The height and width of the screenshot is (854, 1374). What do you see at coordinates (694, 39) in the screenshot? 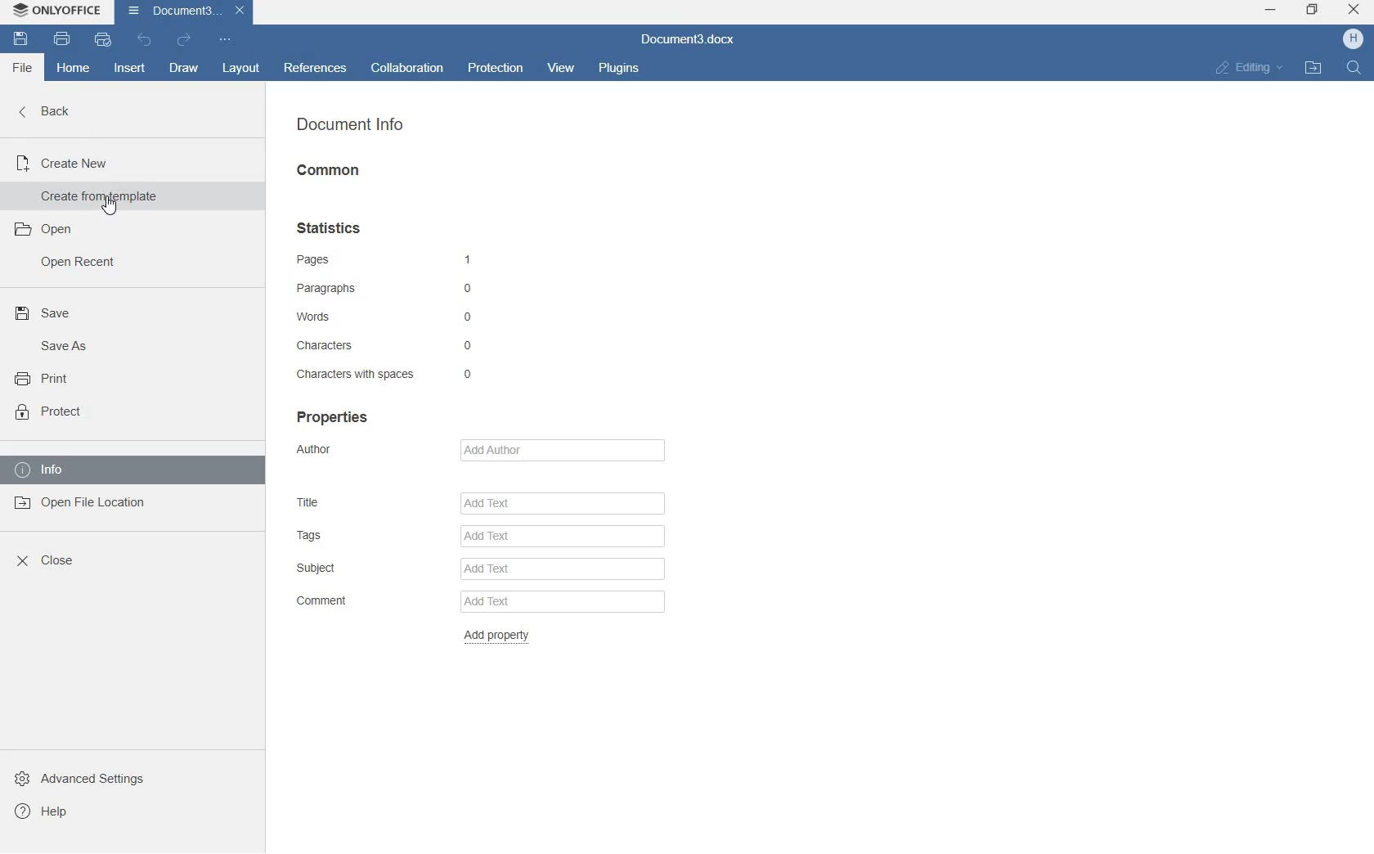
I see `document3.docx` at bounding box center [694, 39].